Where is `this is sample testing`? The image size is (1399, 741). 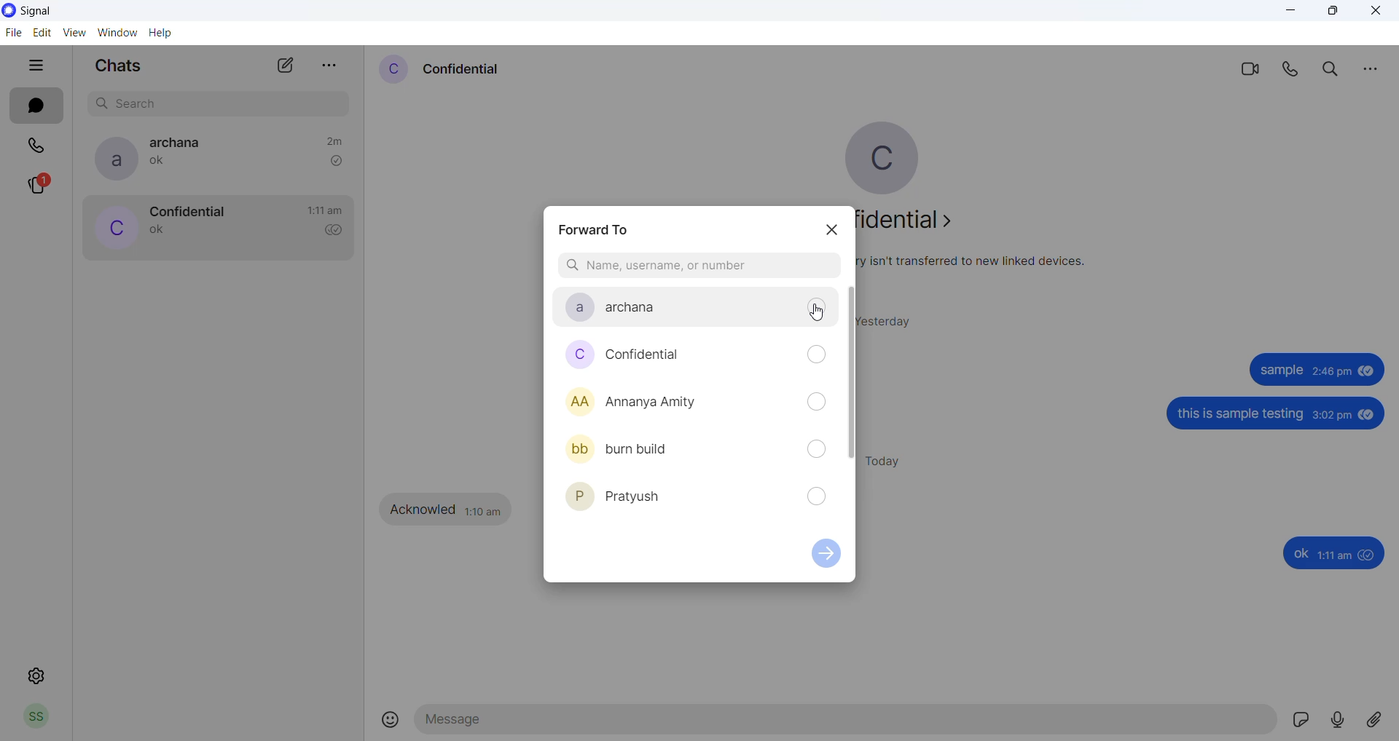 this is sample testing is located at coordinates (1243, 416).